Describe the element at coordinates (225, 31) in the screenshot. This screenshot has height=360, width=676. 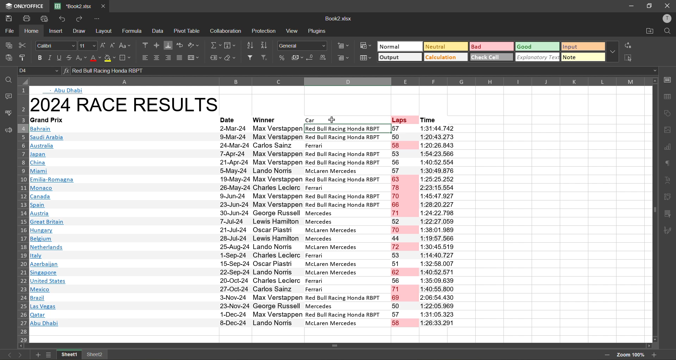
I see `collaboration` at that location.